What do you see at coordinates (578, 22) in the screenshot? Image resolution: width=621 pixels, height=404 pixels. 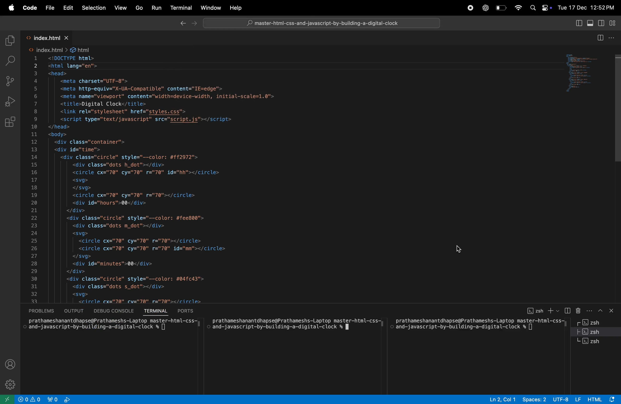 I see `view` at bounding box center [578, 22].